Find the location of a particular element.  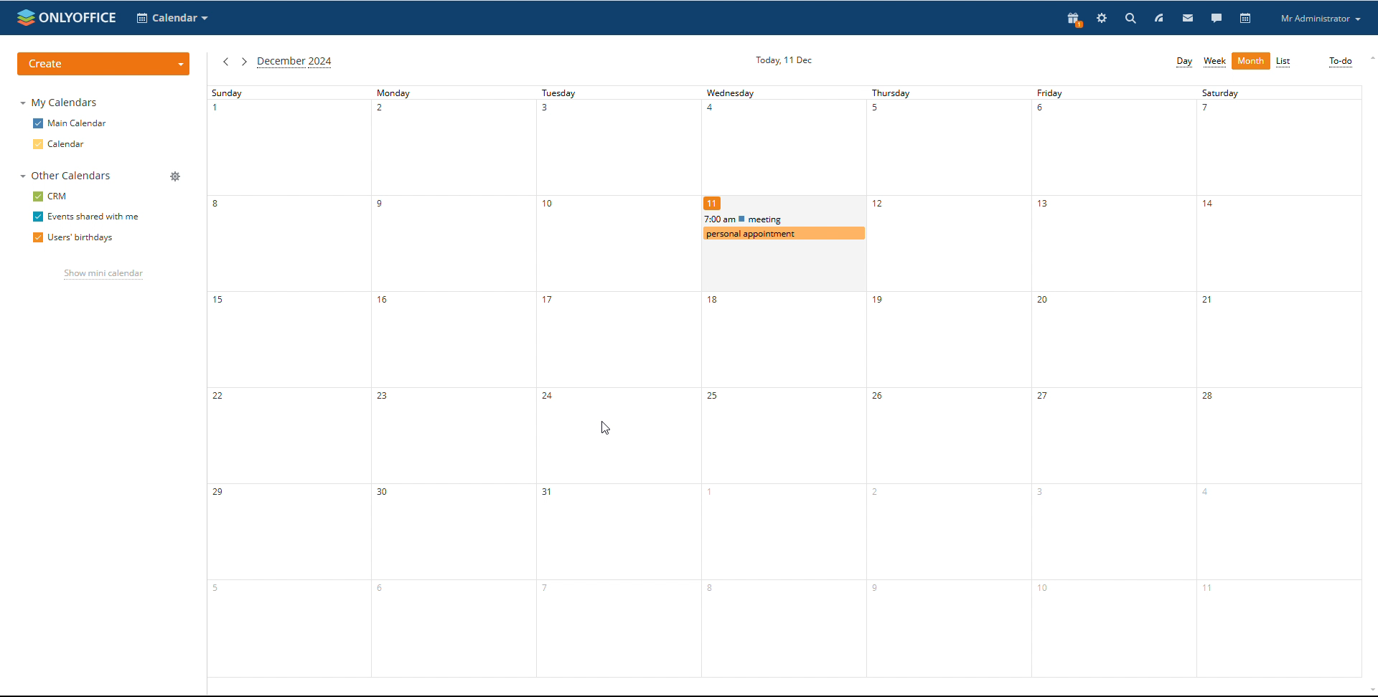

show mini calendar is located at coordinates (103, 275).